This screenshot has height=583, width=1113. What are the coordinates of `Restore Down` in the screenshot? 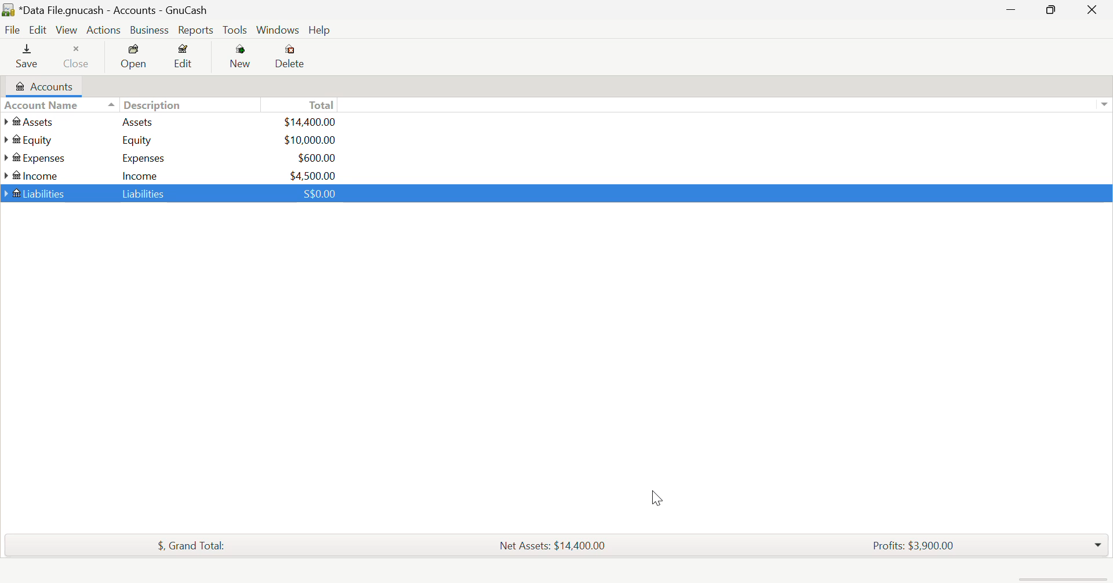 It's located at (1012, 11).